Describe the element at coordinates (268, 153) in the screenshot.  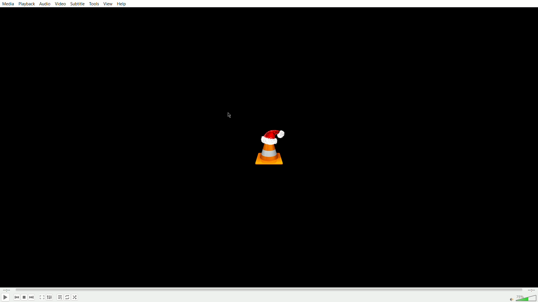
I see `logo` at that location.